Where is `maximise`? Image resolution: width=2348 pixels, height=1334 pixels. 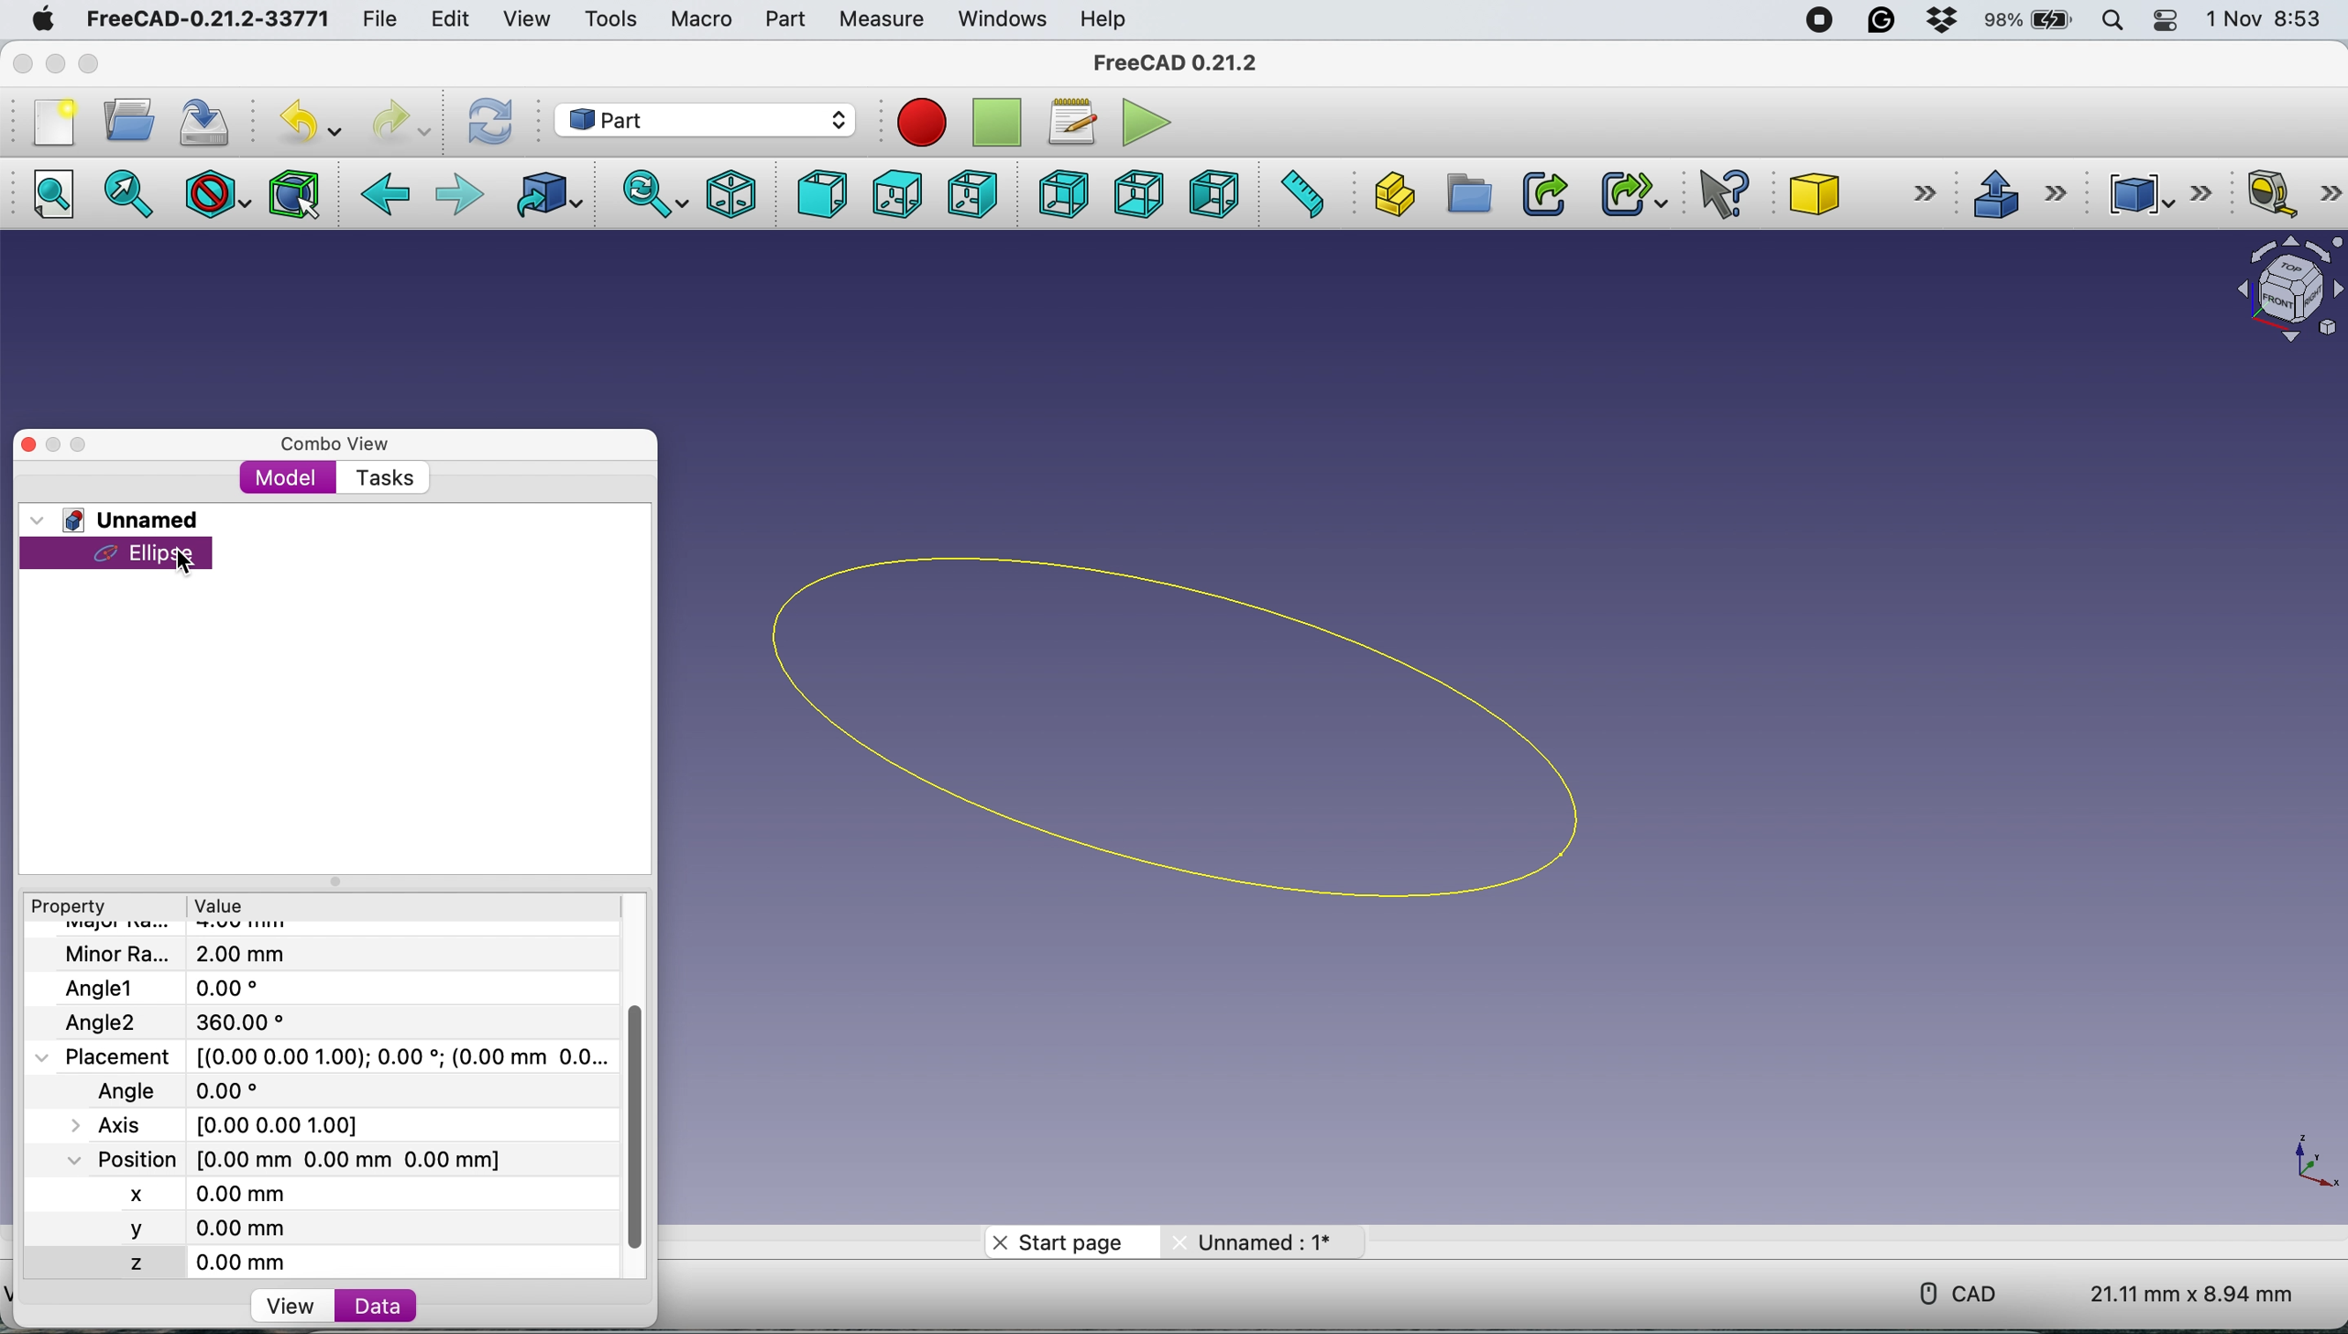 maximise is located at coordinates (85, 448).